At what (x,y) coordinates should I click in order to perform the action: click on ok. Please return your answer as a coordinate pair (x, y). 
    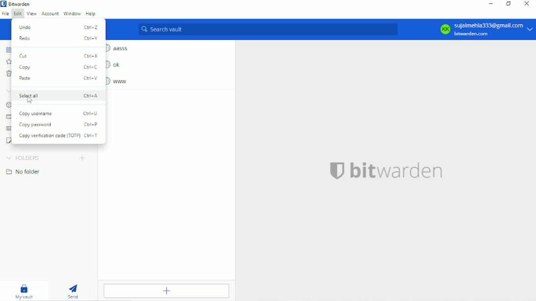
    Looking at the image, I should click on (115, 64).